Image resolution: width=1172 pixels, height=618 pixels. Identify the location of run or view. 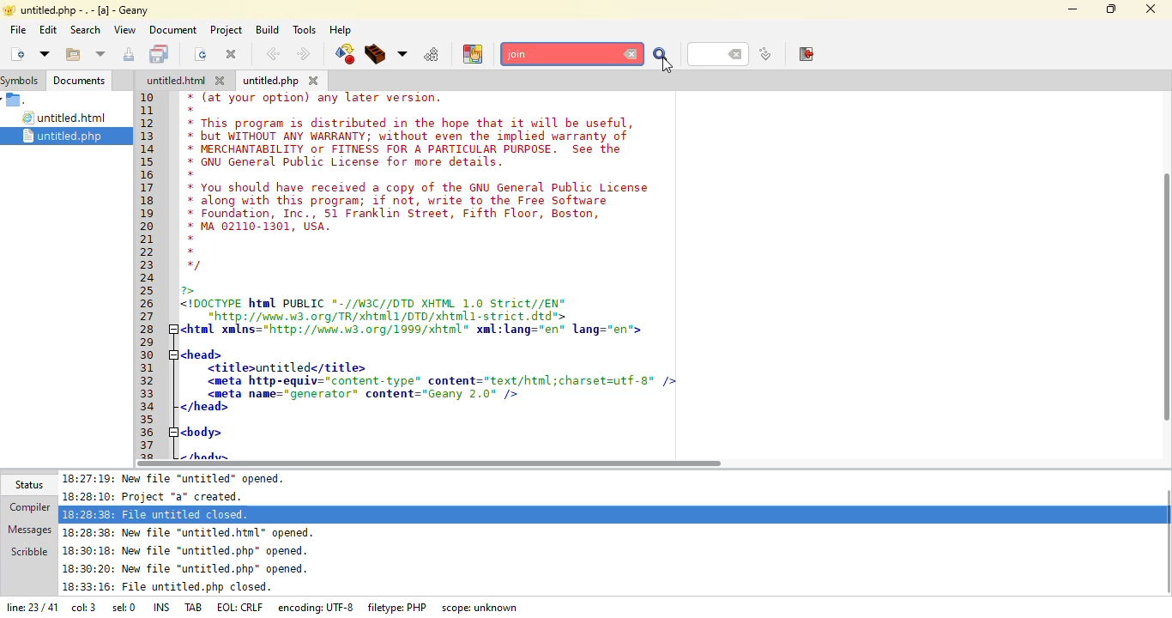
(432, 54).